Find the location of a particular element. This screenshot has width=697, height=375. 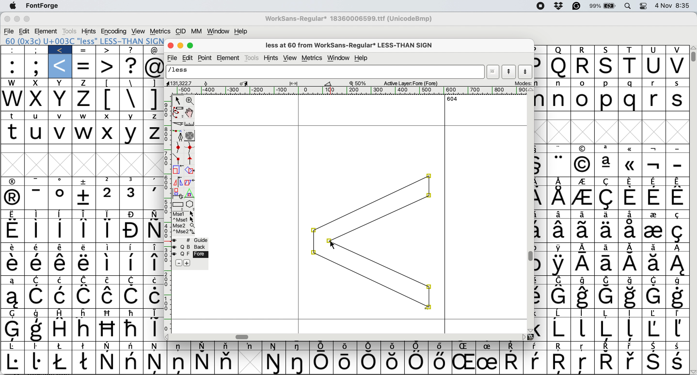

Symbol is located at coordinates (560, 280).